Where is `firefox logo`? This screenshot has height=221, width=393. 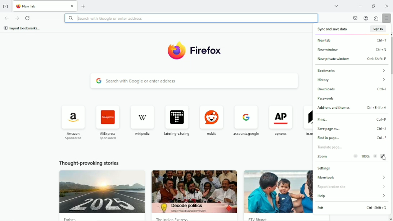 firefox logo is located at coordinates (18, 7).